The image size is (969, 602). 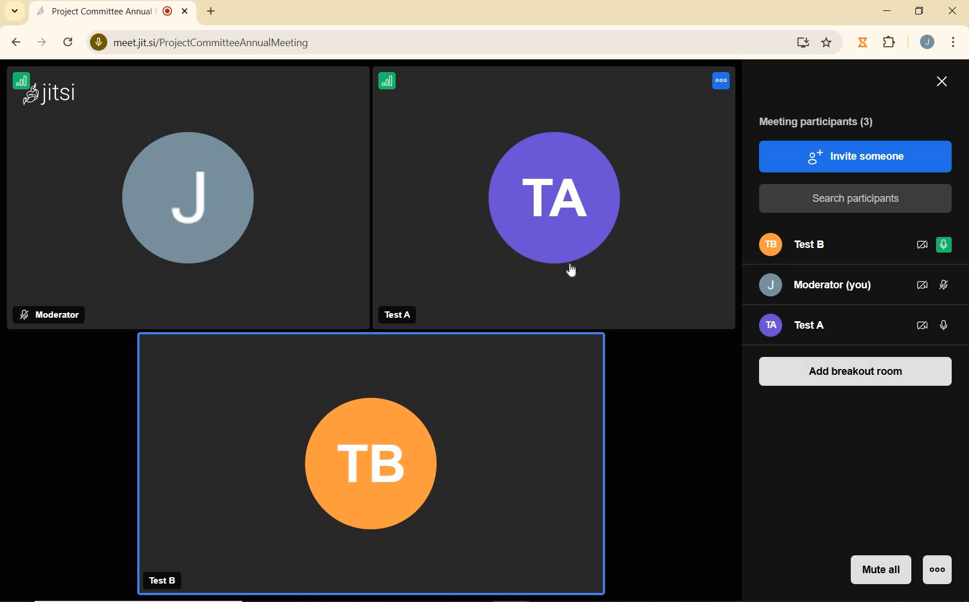 What do you see at coordinates (392, 81) in the screenshot?
I see `Connectivity` at bounding box center [392, 81].